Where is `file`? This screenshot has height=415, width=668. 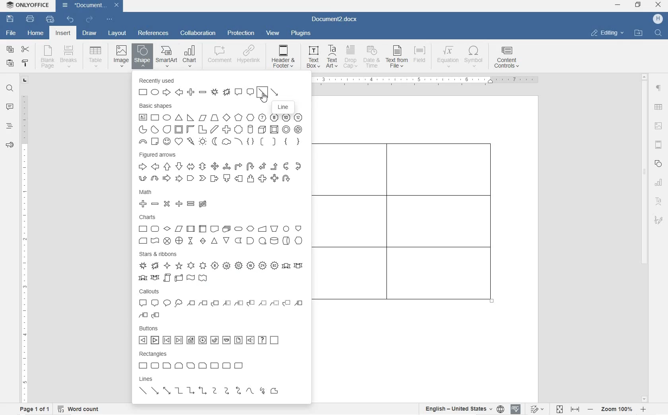
file is located at coordinates (12, 34).